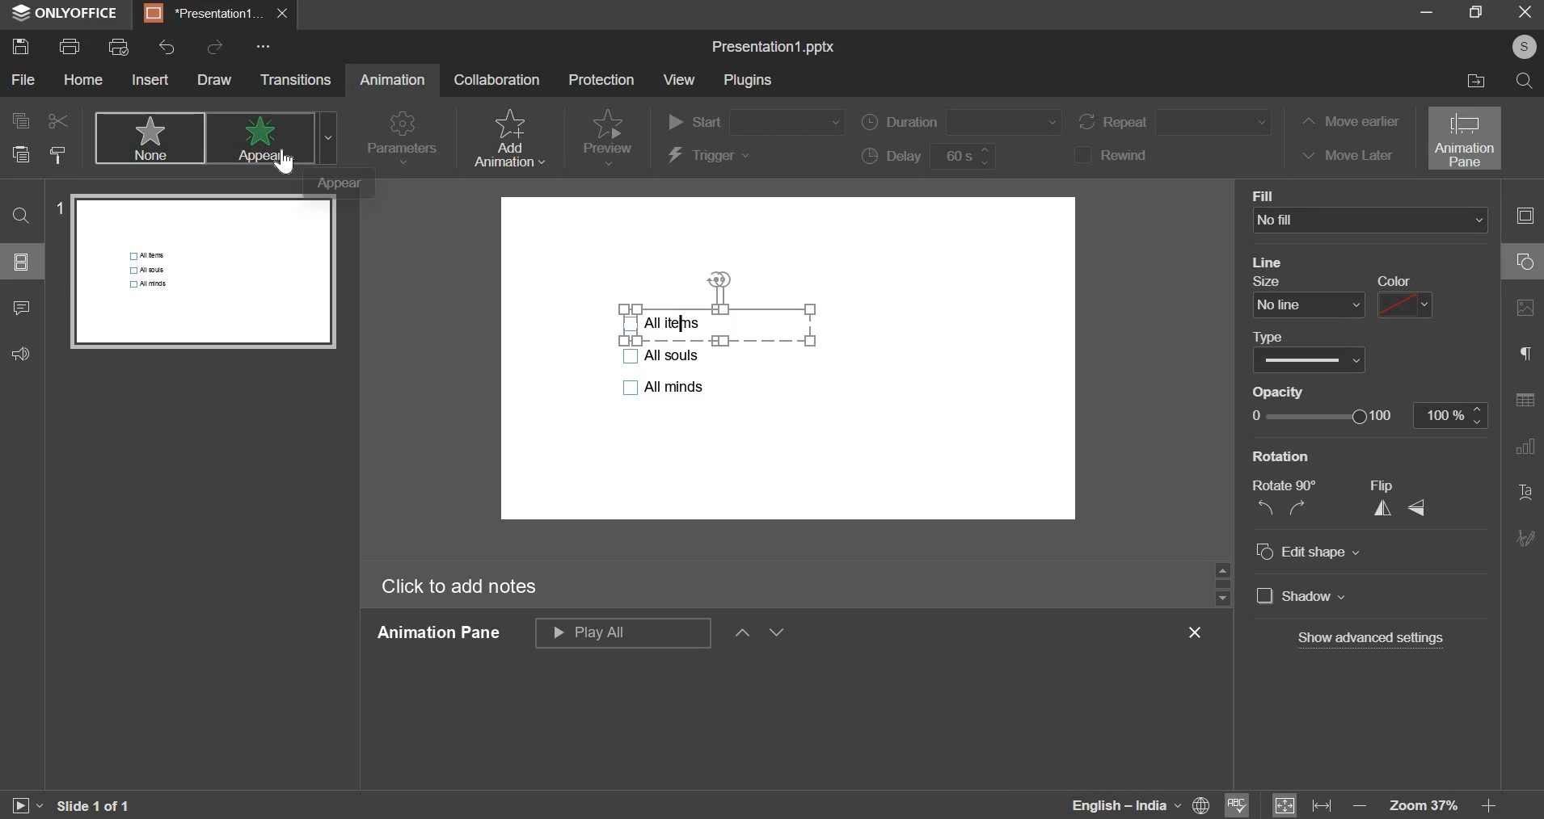  What do you see at coordinates (1403, 508) in the screenshot?
I see `Flip` at bounding box center [1403, 508].